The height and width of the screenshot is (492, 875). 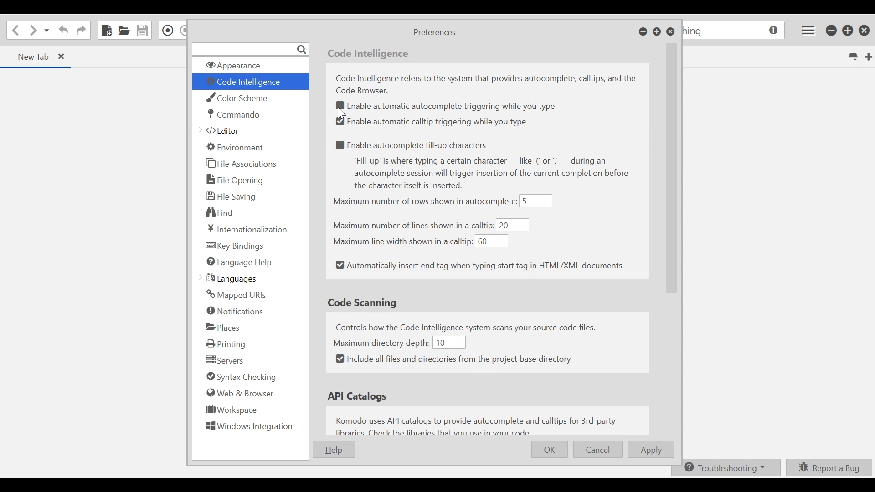 What do you see at coordinates (225, 360) in the screenshot?
I see `Servers` at bounding box center [225, 360].